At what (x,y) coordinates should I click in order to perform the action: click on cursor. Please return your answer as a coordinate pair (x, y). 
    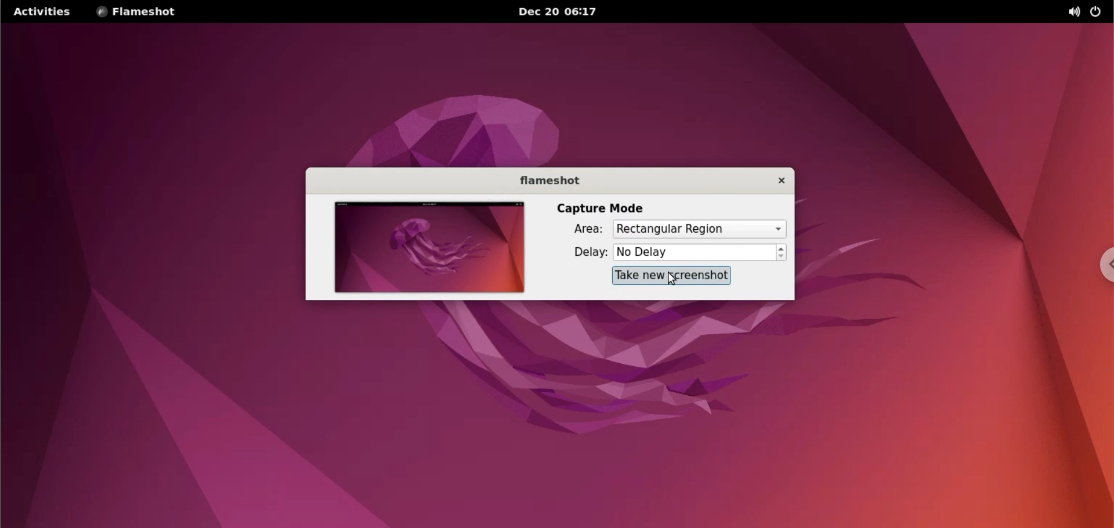
    Looking at the image, I should click on (674, 279).